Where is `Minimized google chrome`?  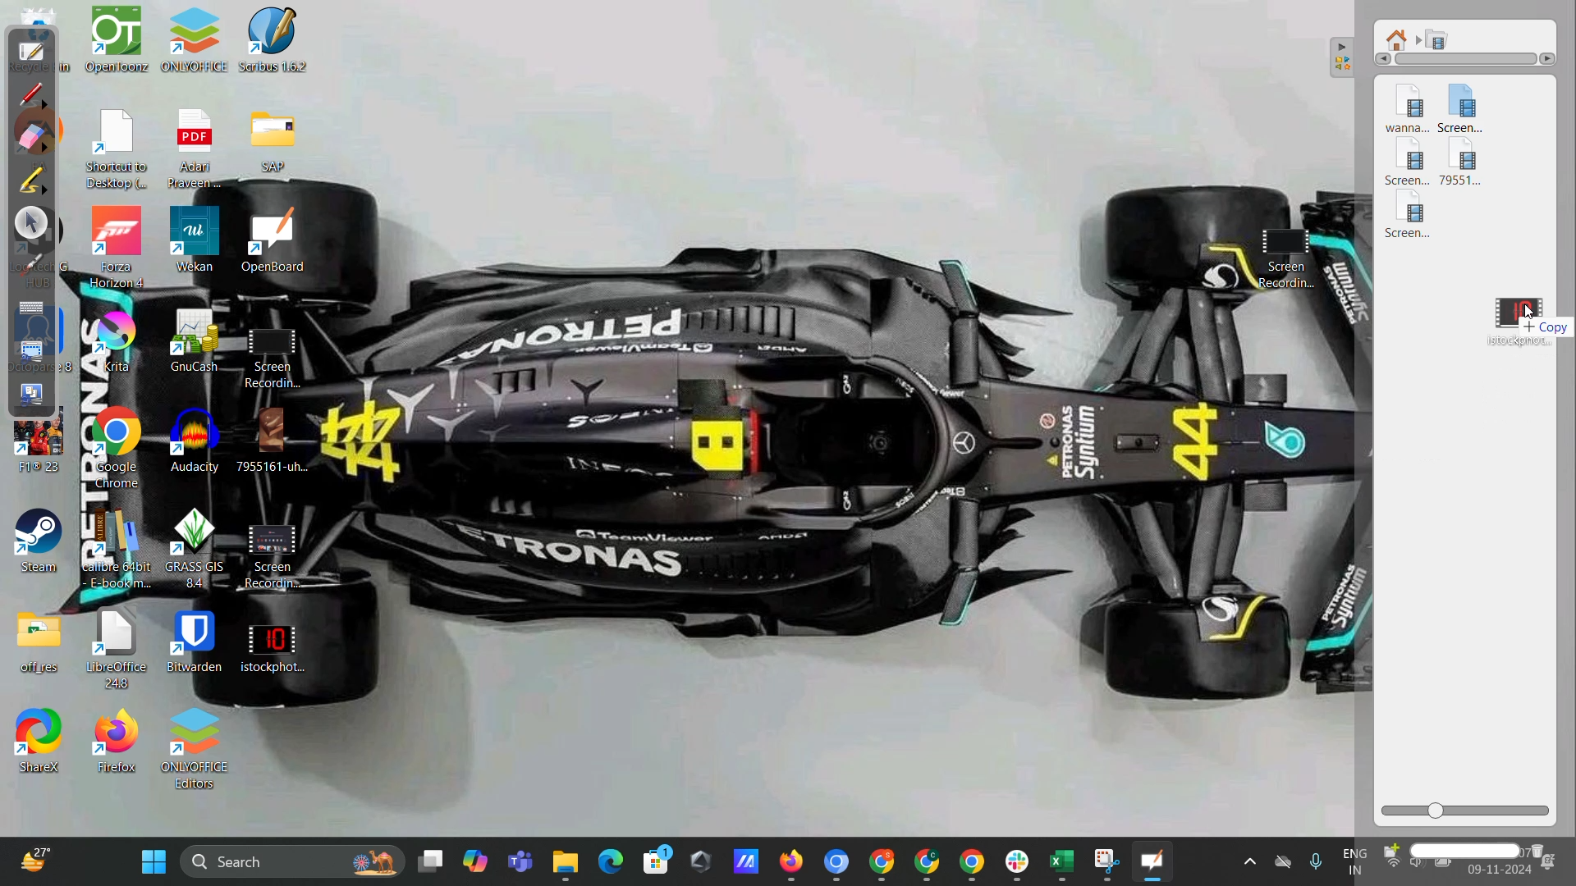
Minimized google chrome is located at coordinates (886, 861).